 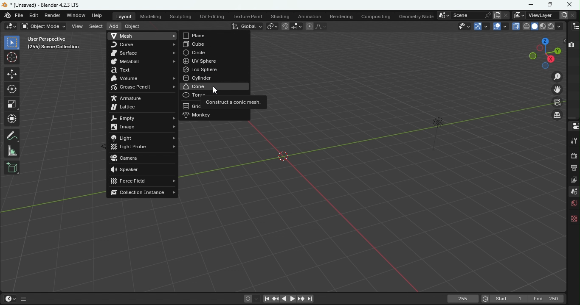 What do you see at coordinates (43, 6) in the screenshot?
I see `Document name` at bounding box center [43, 6].